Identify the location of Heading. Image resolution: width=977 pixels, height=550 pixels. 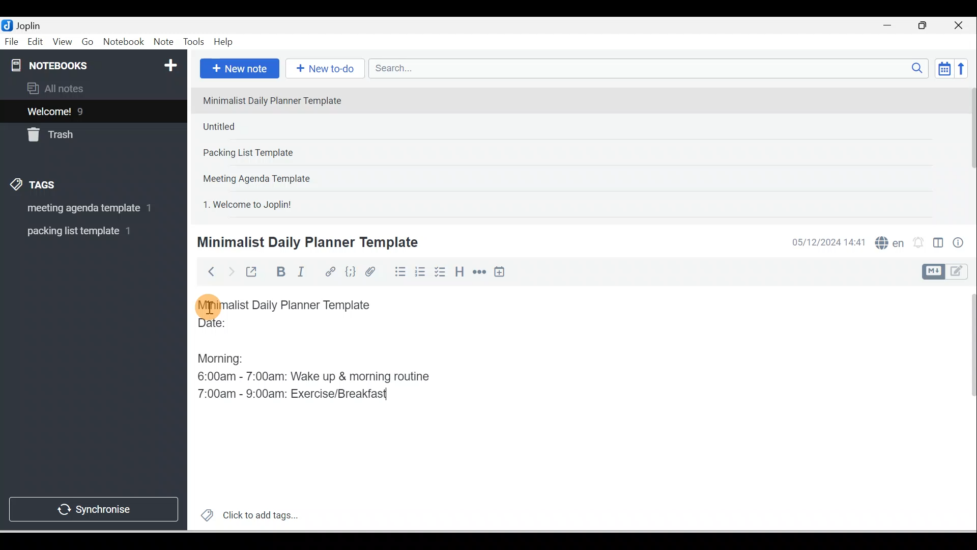
(459, 271).